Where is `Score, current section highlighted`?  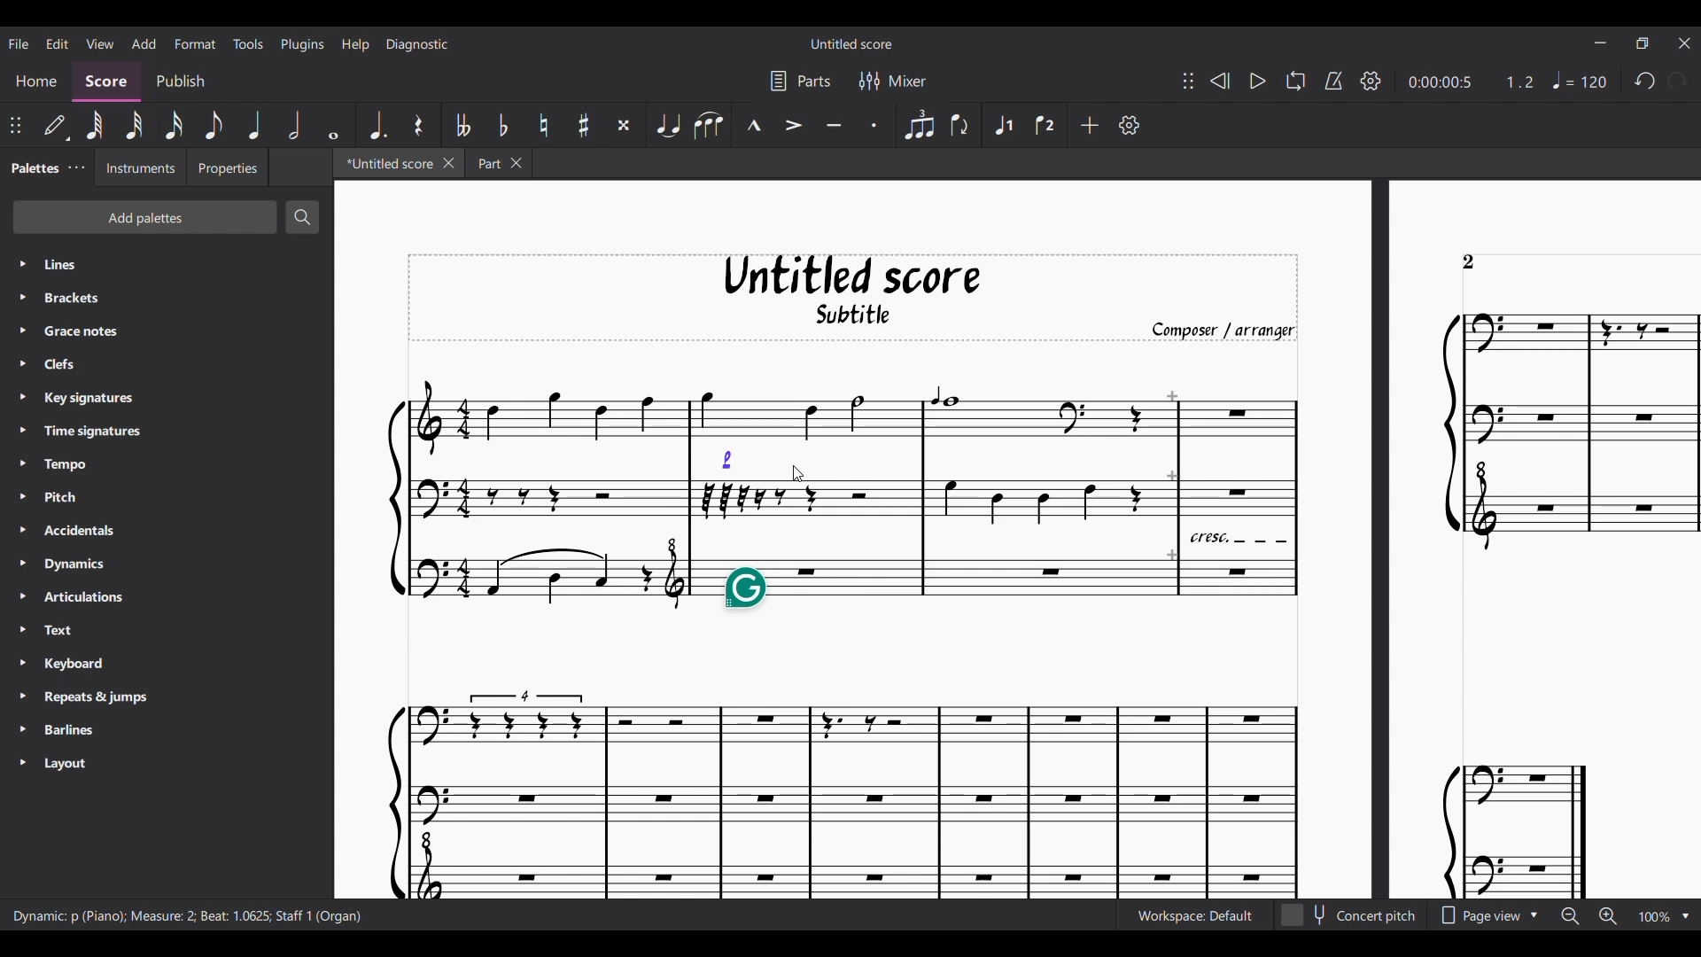
Score, current section highlighted is located at coordinates (106, 82).